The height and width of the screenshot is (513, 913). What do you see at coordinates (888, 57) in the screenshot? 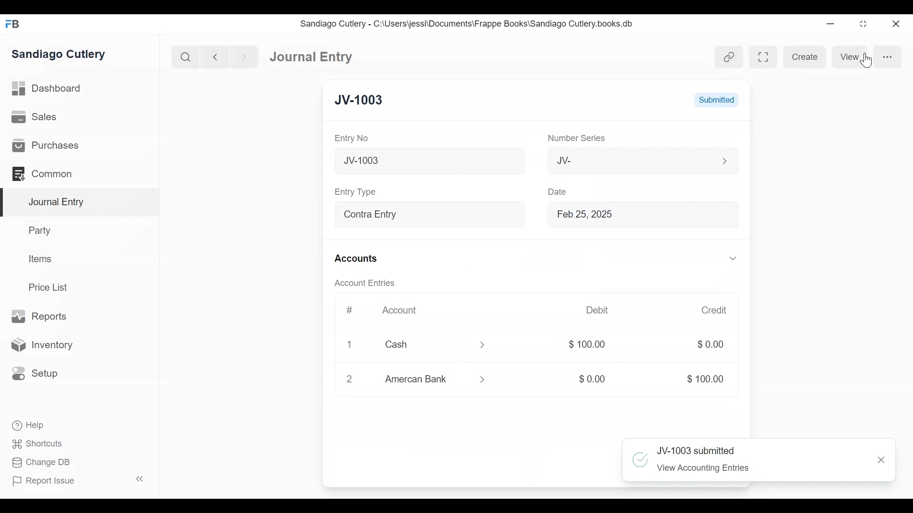
I see `more` at bounding box center [888, 57].